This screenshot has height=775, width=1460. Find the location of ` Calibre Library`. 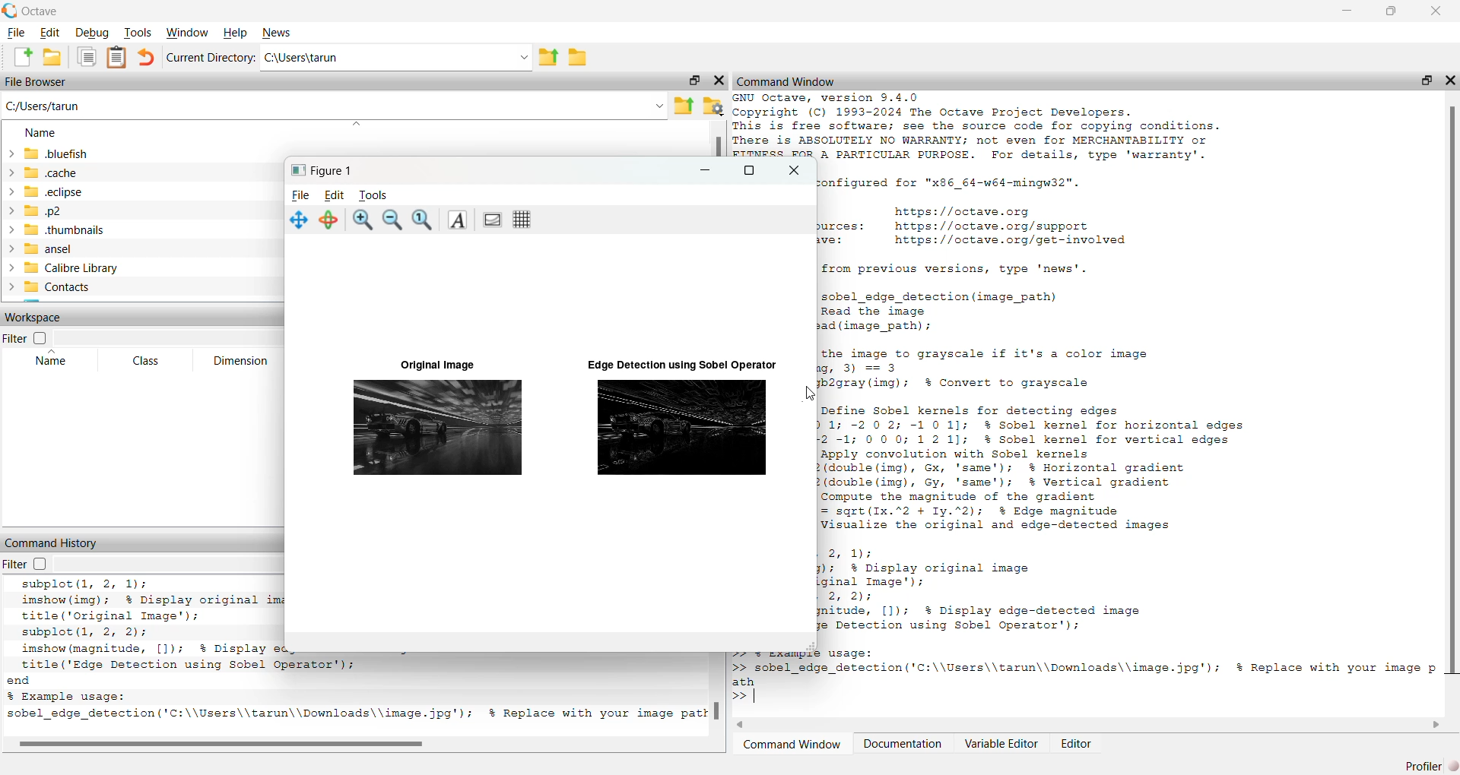

 Calibre Library is located at coordinates (69, 267).